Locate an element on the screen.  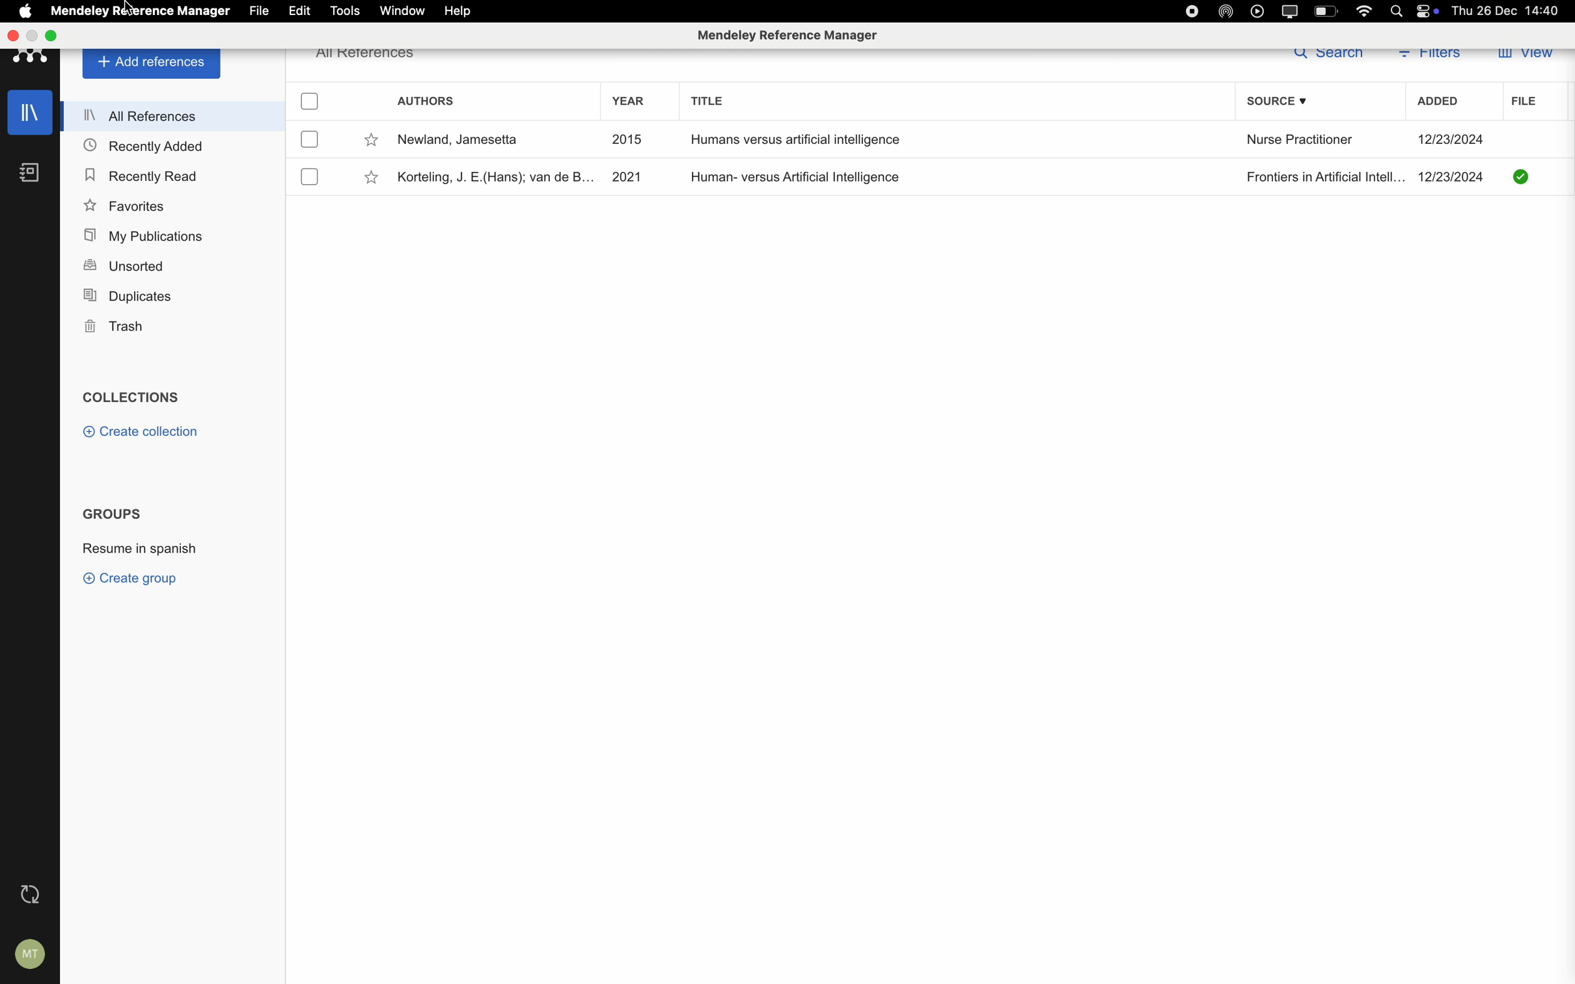
view is located at coordinates (1527, 56).